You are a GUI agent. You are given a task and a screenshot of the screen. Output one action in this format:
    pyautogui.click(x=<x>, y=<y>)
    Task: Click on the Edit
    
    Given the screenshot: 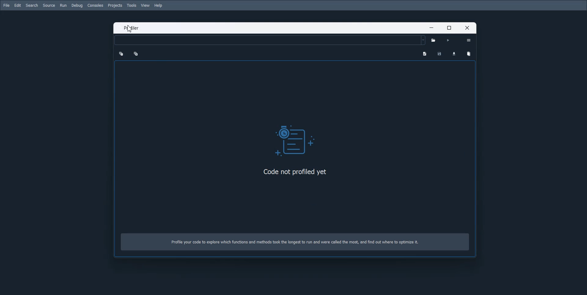 What is the action you would take?
    pyautogui.click(x=18, y=5)
    